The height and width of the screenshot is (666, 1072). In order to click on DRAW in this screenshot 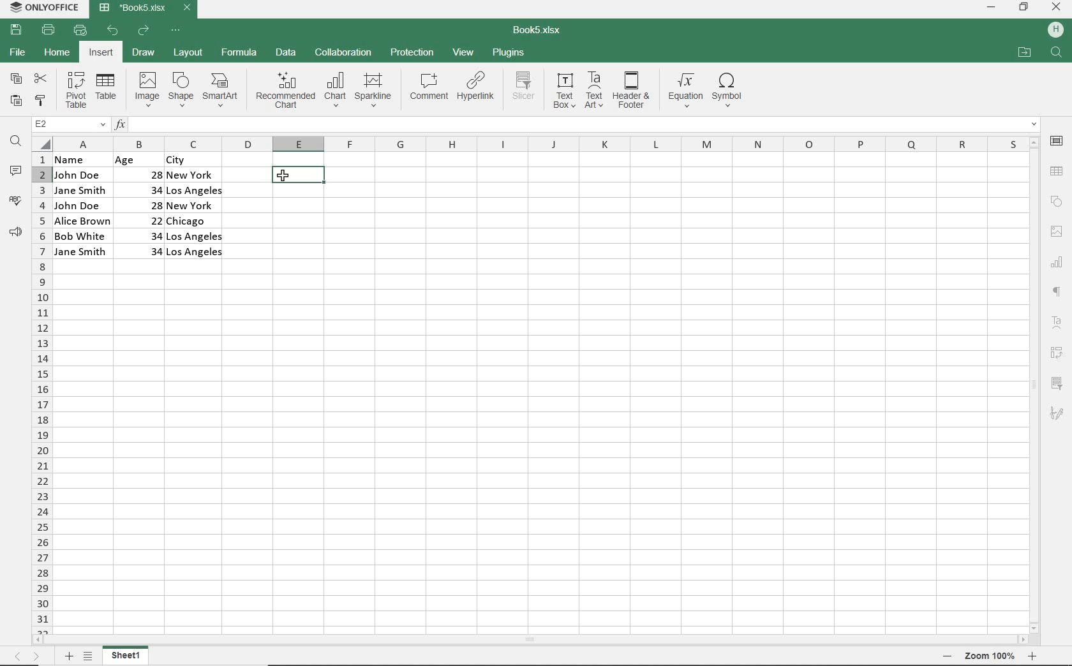, I will do `click(143, 53)`.